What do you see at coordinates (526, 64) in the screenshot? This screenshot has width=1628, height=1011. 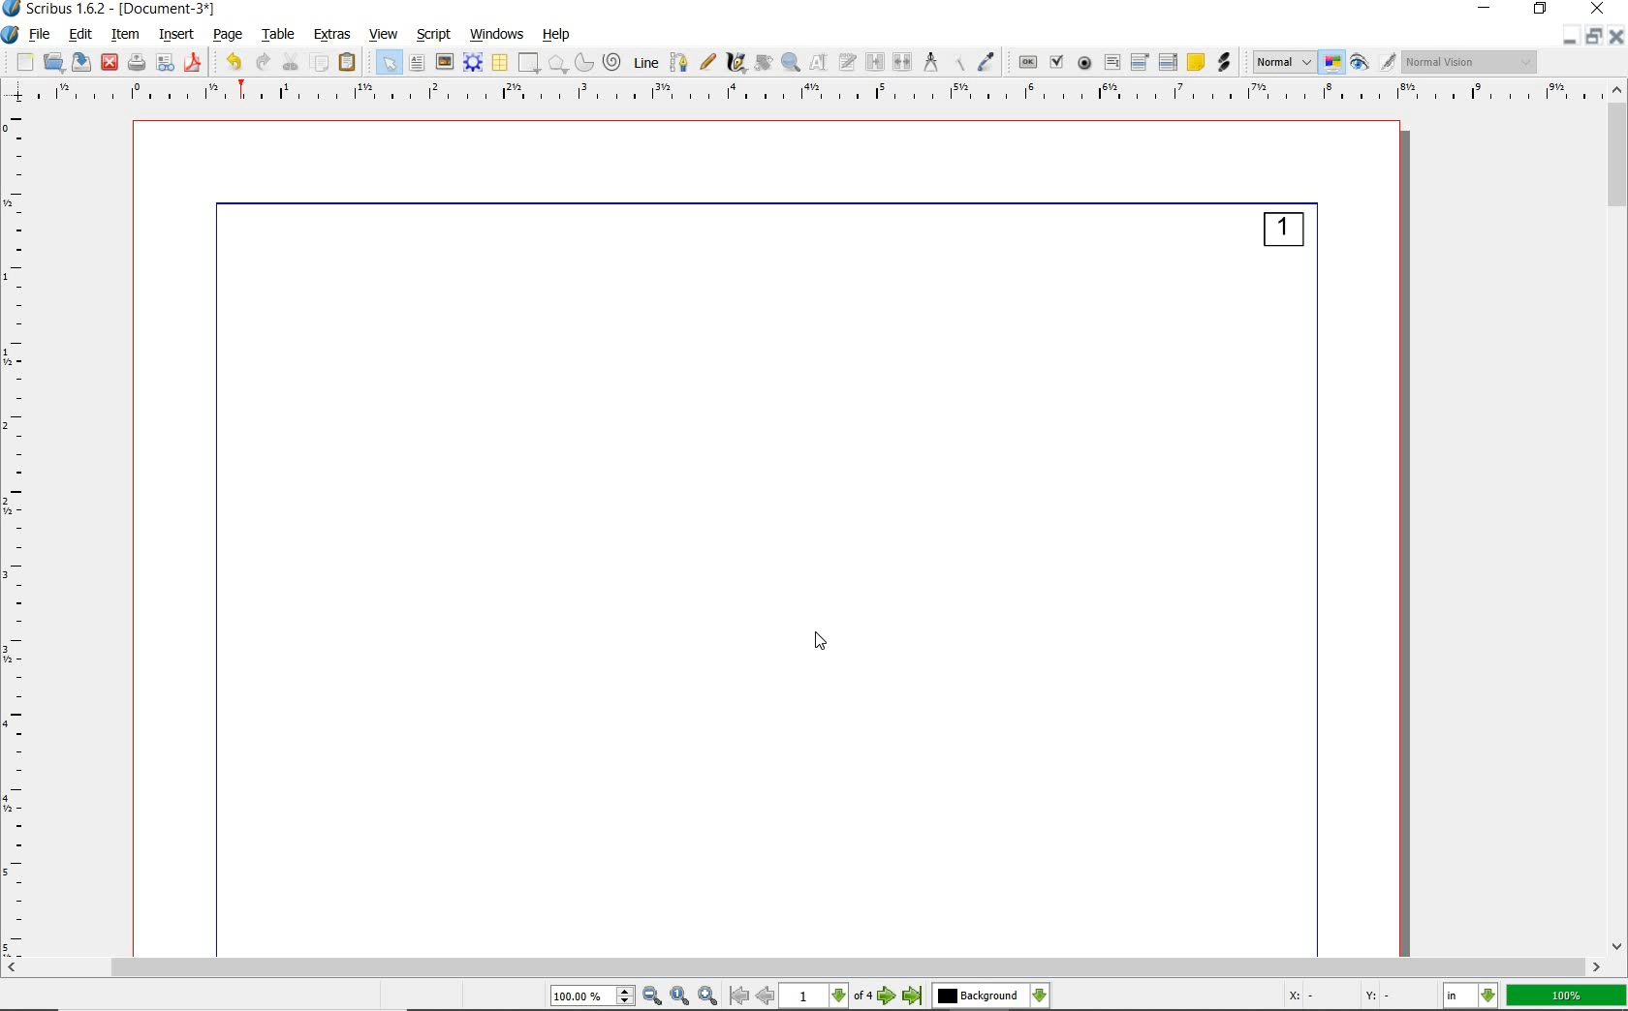 I see `shape` at bounding box center [526, 64].